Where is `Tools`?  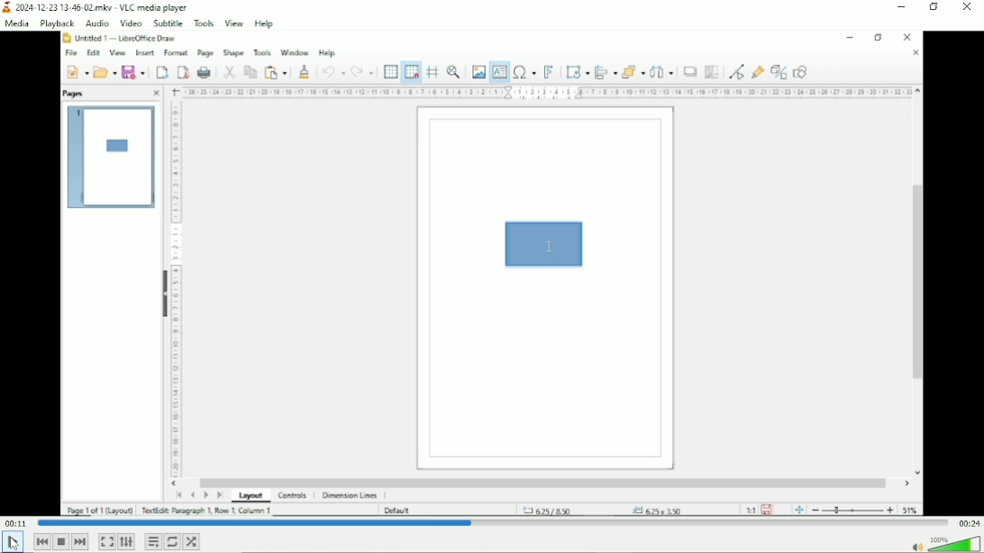
Tools is located at coordinates (205, 24).